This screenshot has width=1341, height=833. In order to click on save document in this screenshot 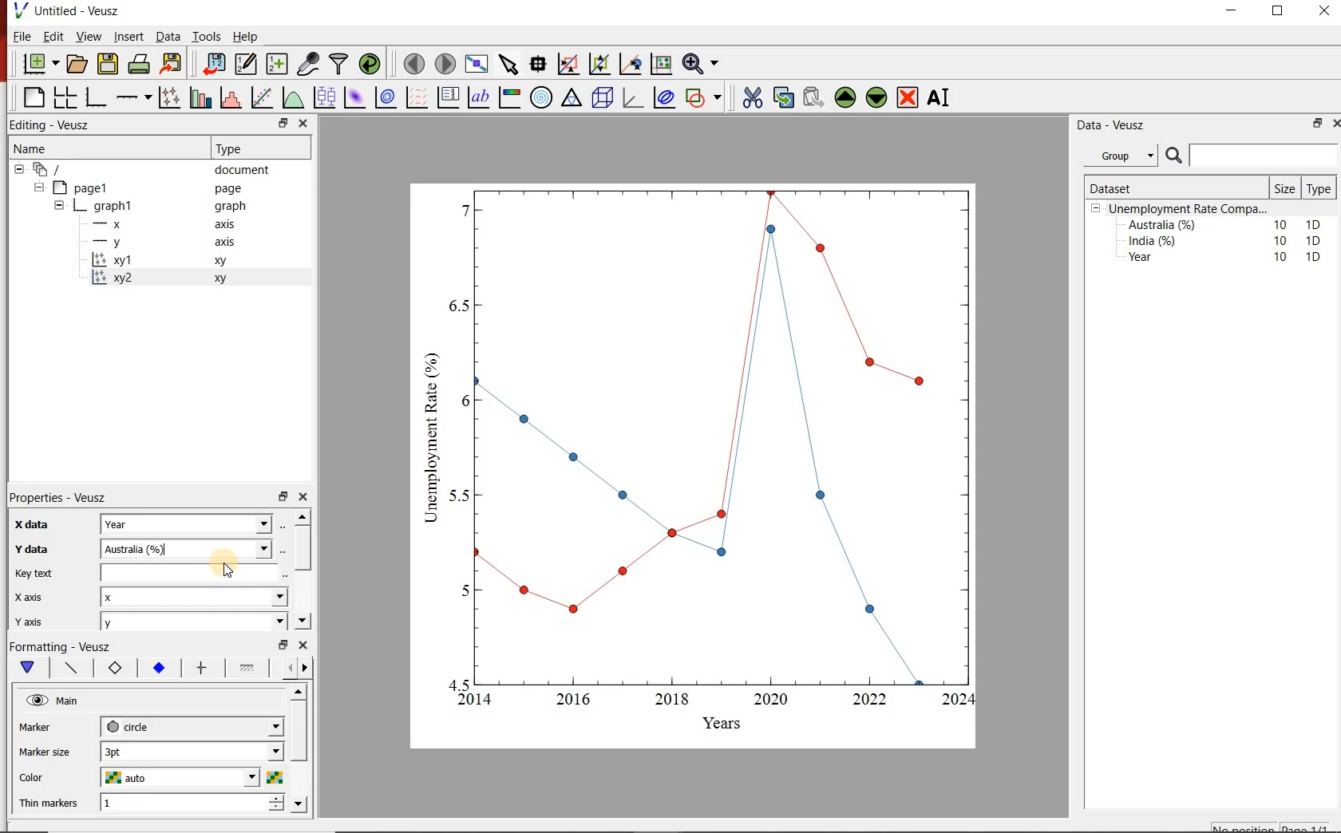, I will do `click(108, 63)`.